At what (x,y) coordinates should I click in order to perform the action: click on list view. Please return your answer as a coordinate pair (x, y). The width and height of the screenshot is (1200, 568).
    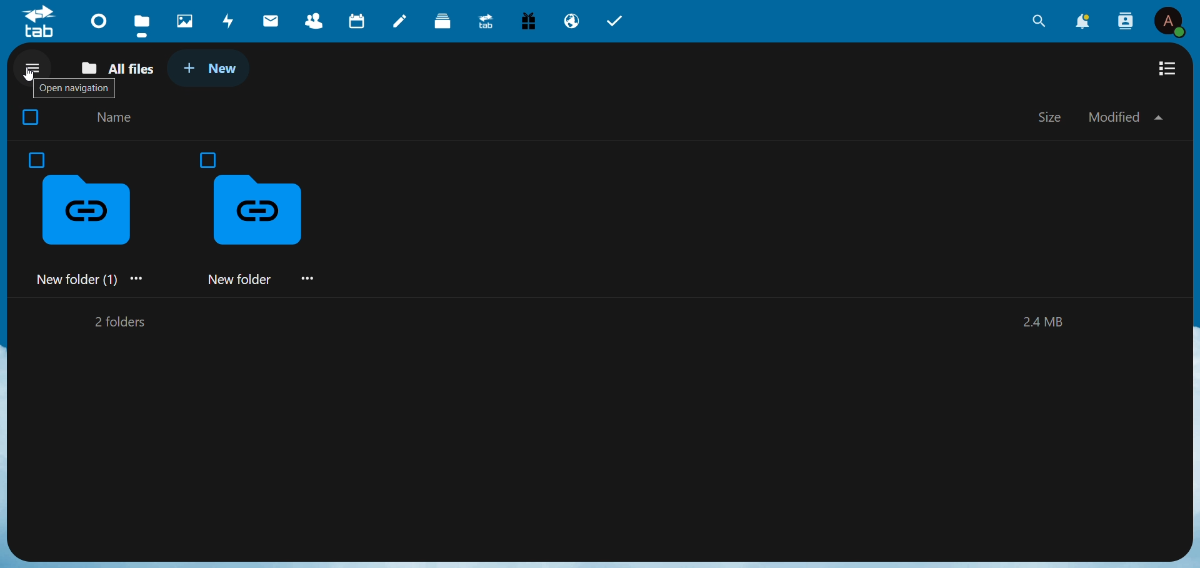
    Looking at the image, I should click on (1169, 69).